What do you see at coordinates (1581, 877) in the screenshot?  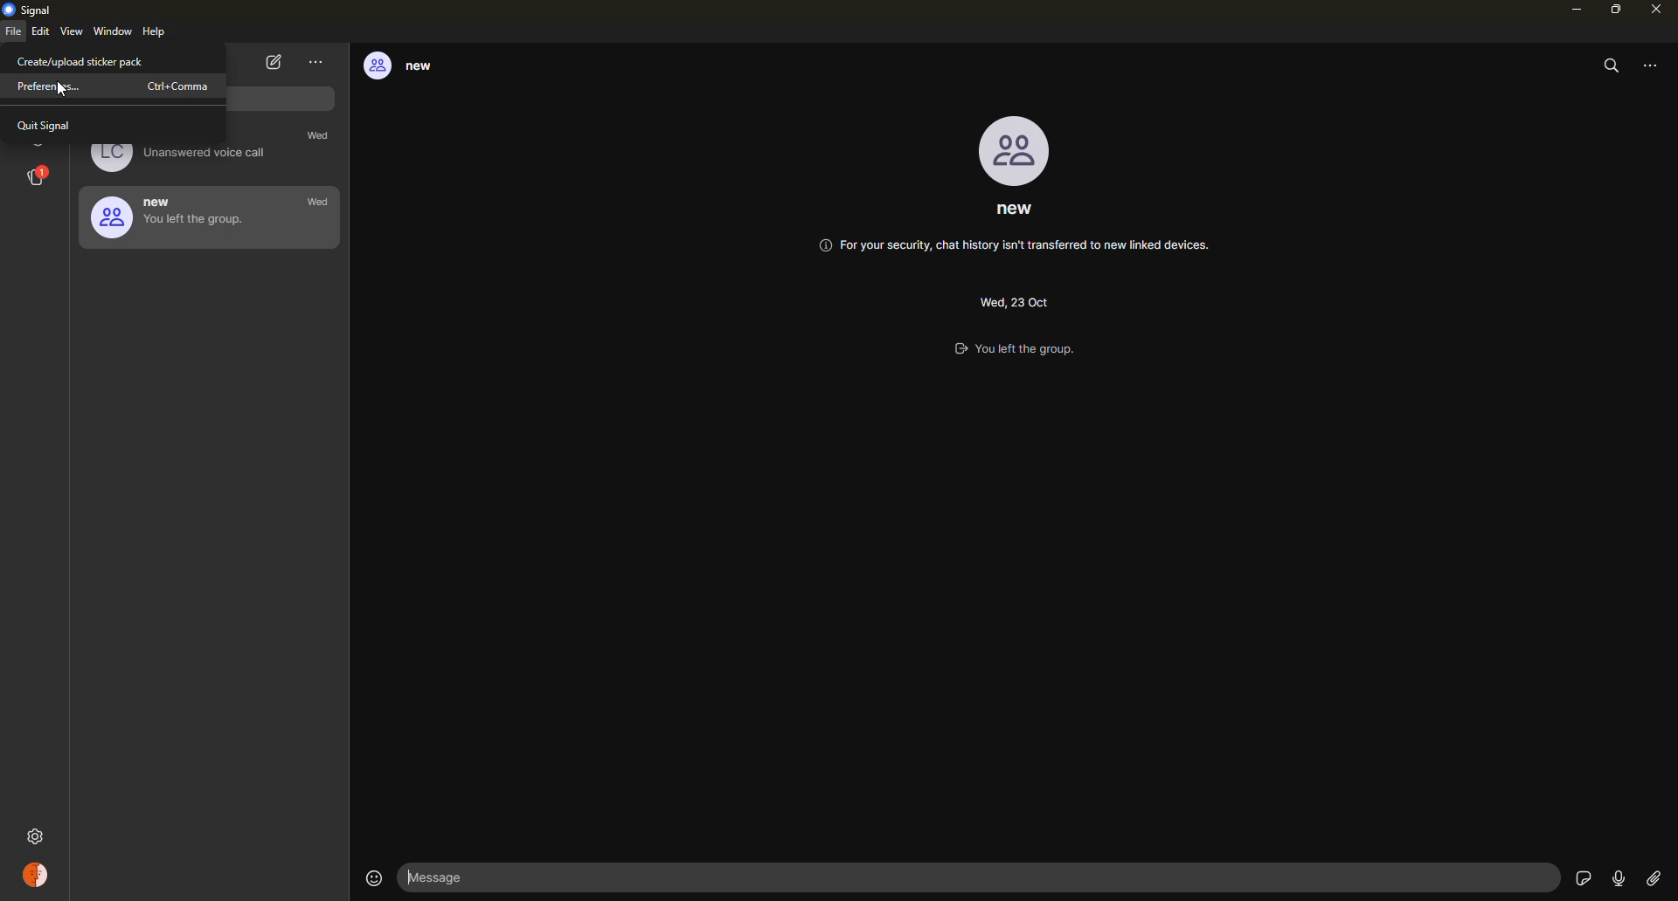 I see `stickers` at bounding box center [1581, 877].